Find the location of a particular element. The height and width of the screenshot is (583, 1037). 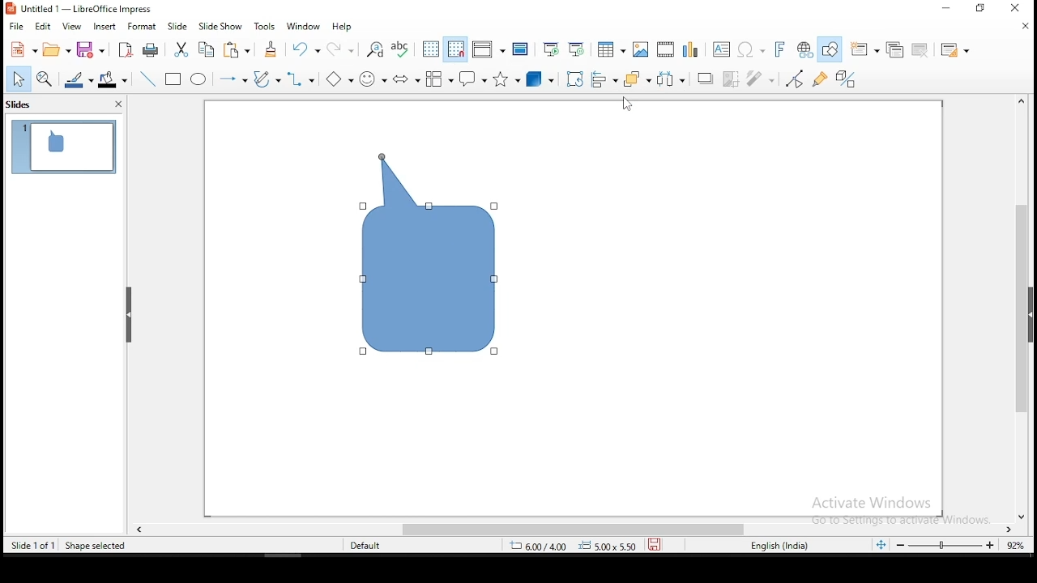

zoom level is located at coordinates (1014, 544).